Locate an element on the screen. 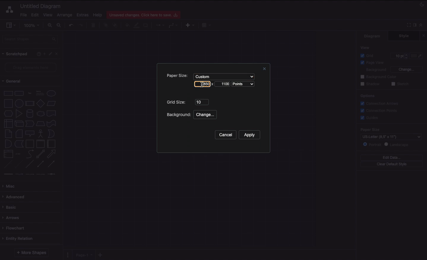  850 is located at coordinates (203, 84).